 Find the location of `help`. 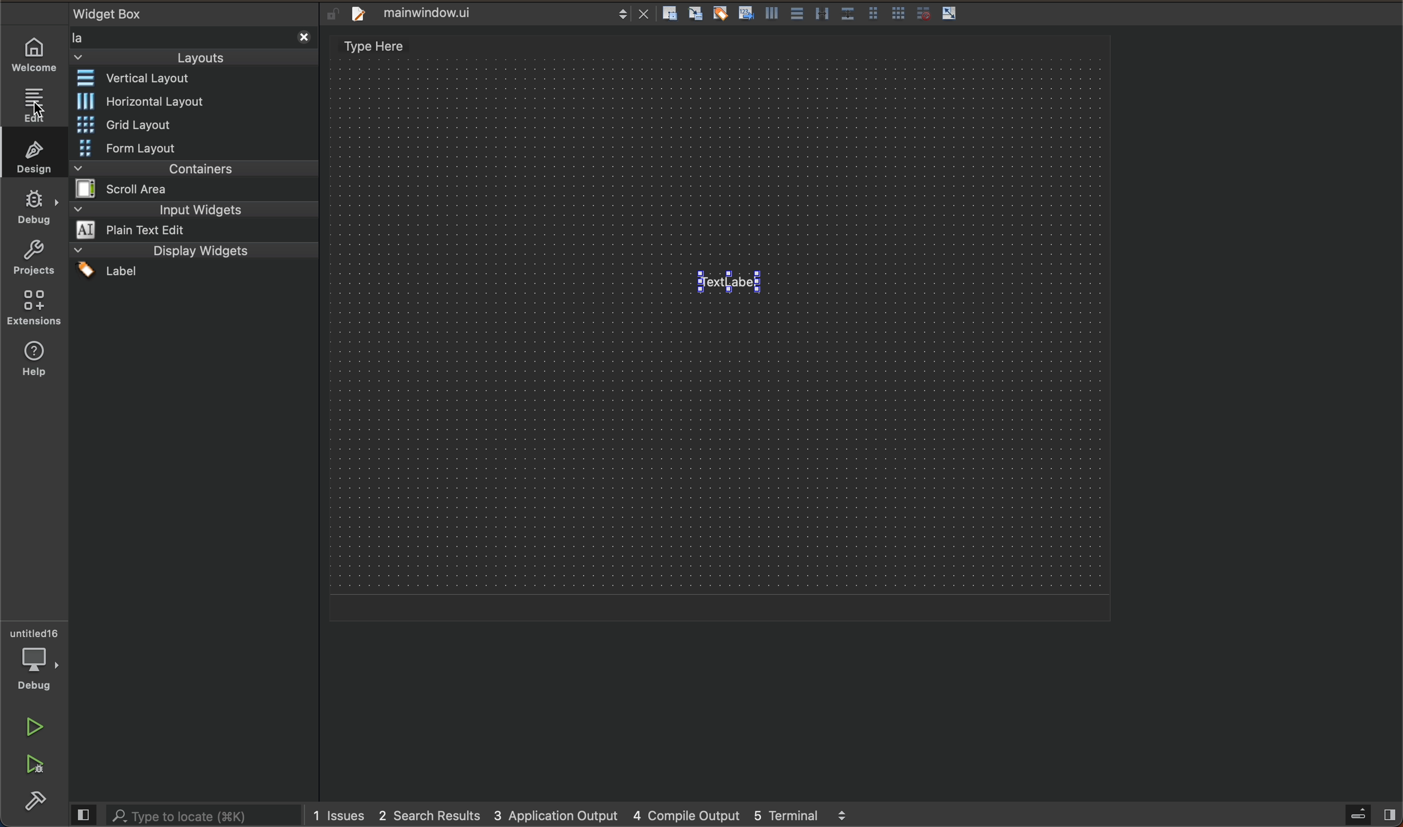

help is located at coordinates (36, 358).